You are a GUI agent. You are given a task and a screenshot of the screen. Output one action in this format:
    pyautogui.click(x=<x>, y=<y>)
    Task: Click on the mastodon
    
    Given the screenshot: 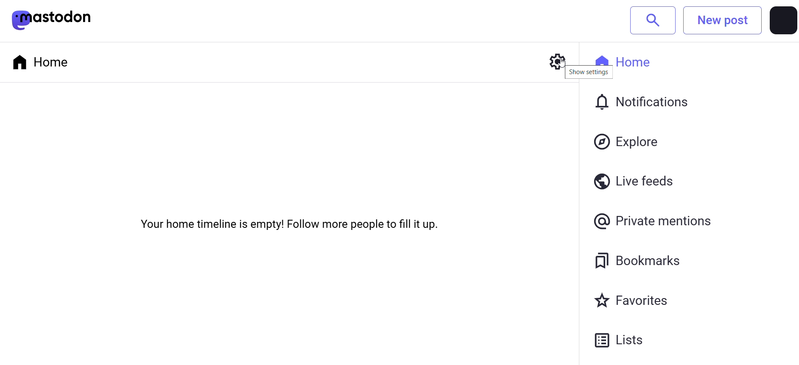 What is the action you would take?
    pyautogui.click(x=62, y=18)
    